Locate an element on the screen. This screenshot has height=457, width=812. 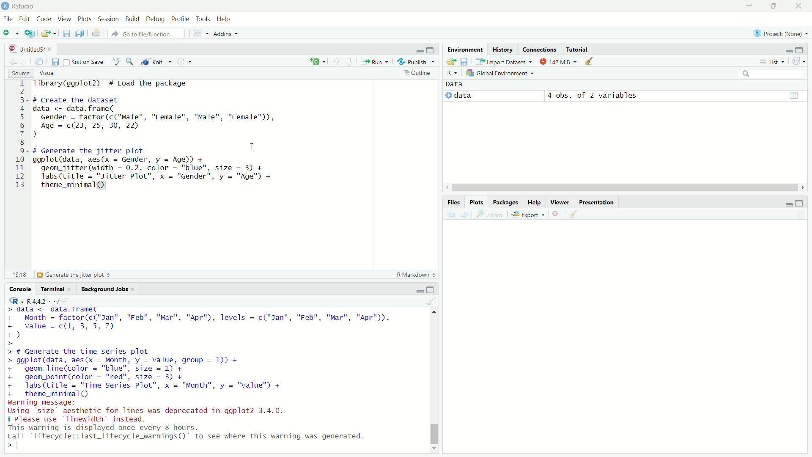
profile is located at coordinates (181, 18).